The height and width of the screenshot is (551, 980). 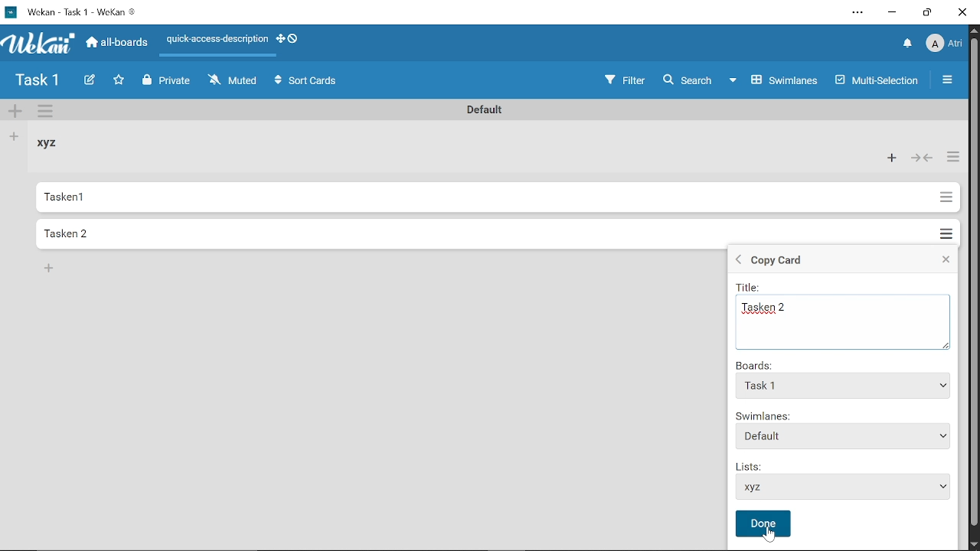 What do you see at coordinates (289, 39) in the screenshot?
I see `Show desktop drag handles` at bounding box center [289, 39].